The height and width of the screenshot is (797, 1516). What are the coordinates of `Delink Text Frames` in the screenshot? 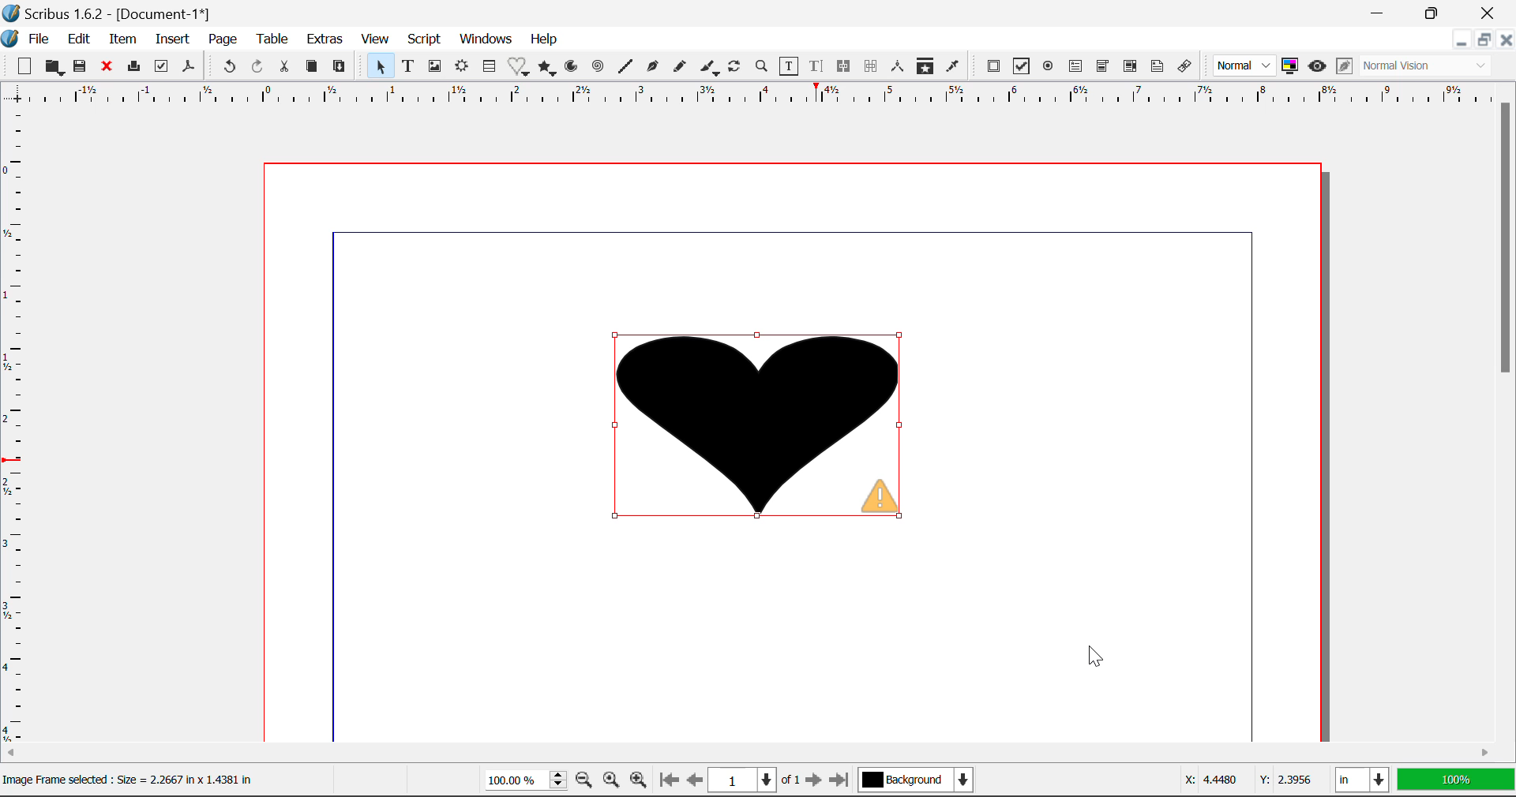 It's located at (872, 66).